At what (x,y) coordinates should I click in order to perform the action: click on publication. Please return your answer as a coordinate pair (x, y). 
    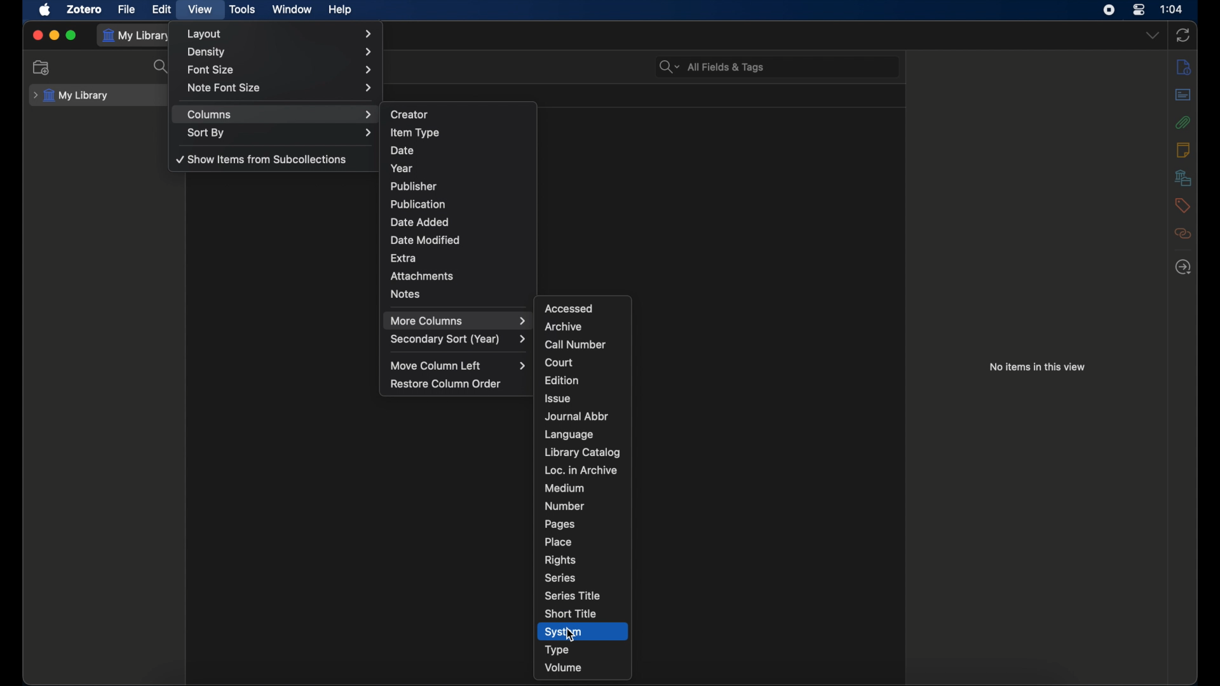
    Looking at the image, I should click on (418, 203).